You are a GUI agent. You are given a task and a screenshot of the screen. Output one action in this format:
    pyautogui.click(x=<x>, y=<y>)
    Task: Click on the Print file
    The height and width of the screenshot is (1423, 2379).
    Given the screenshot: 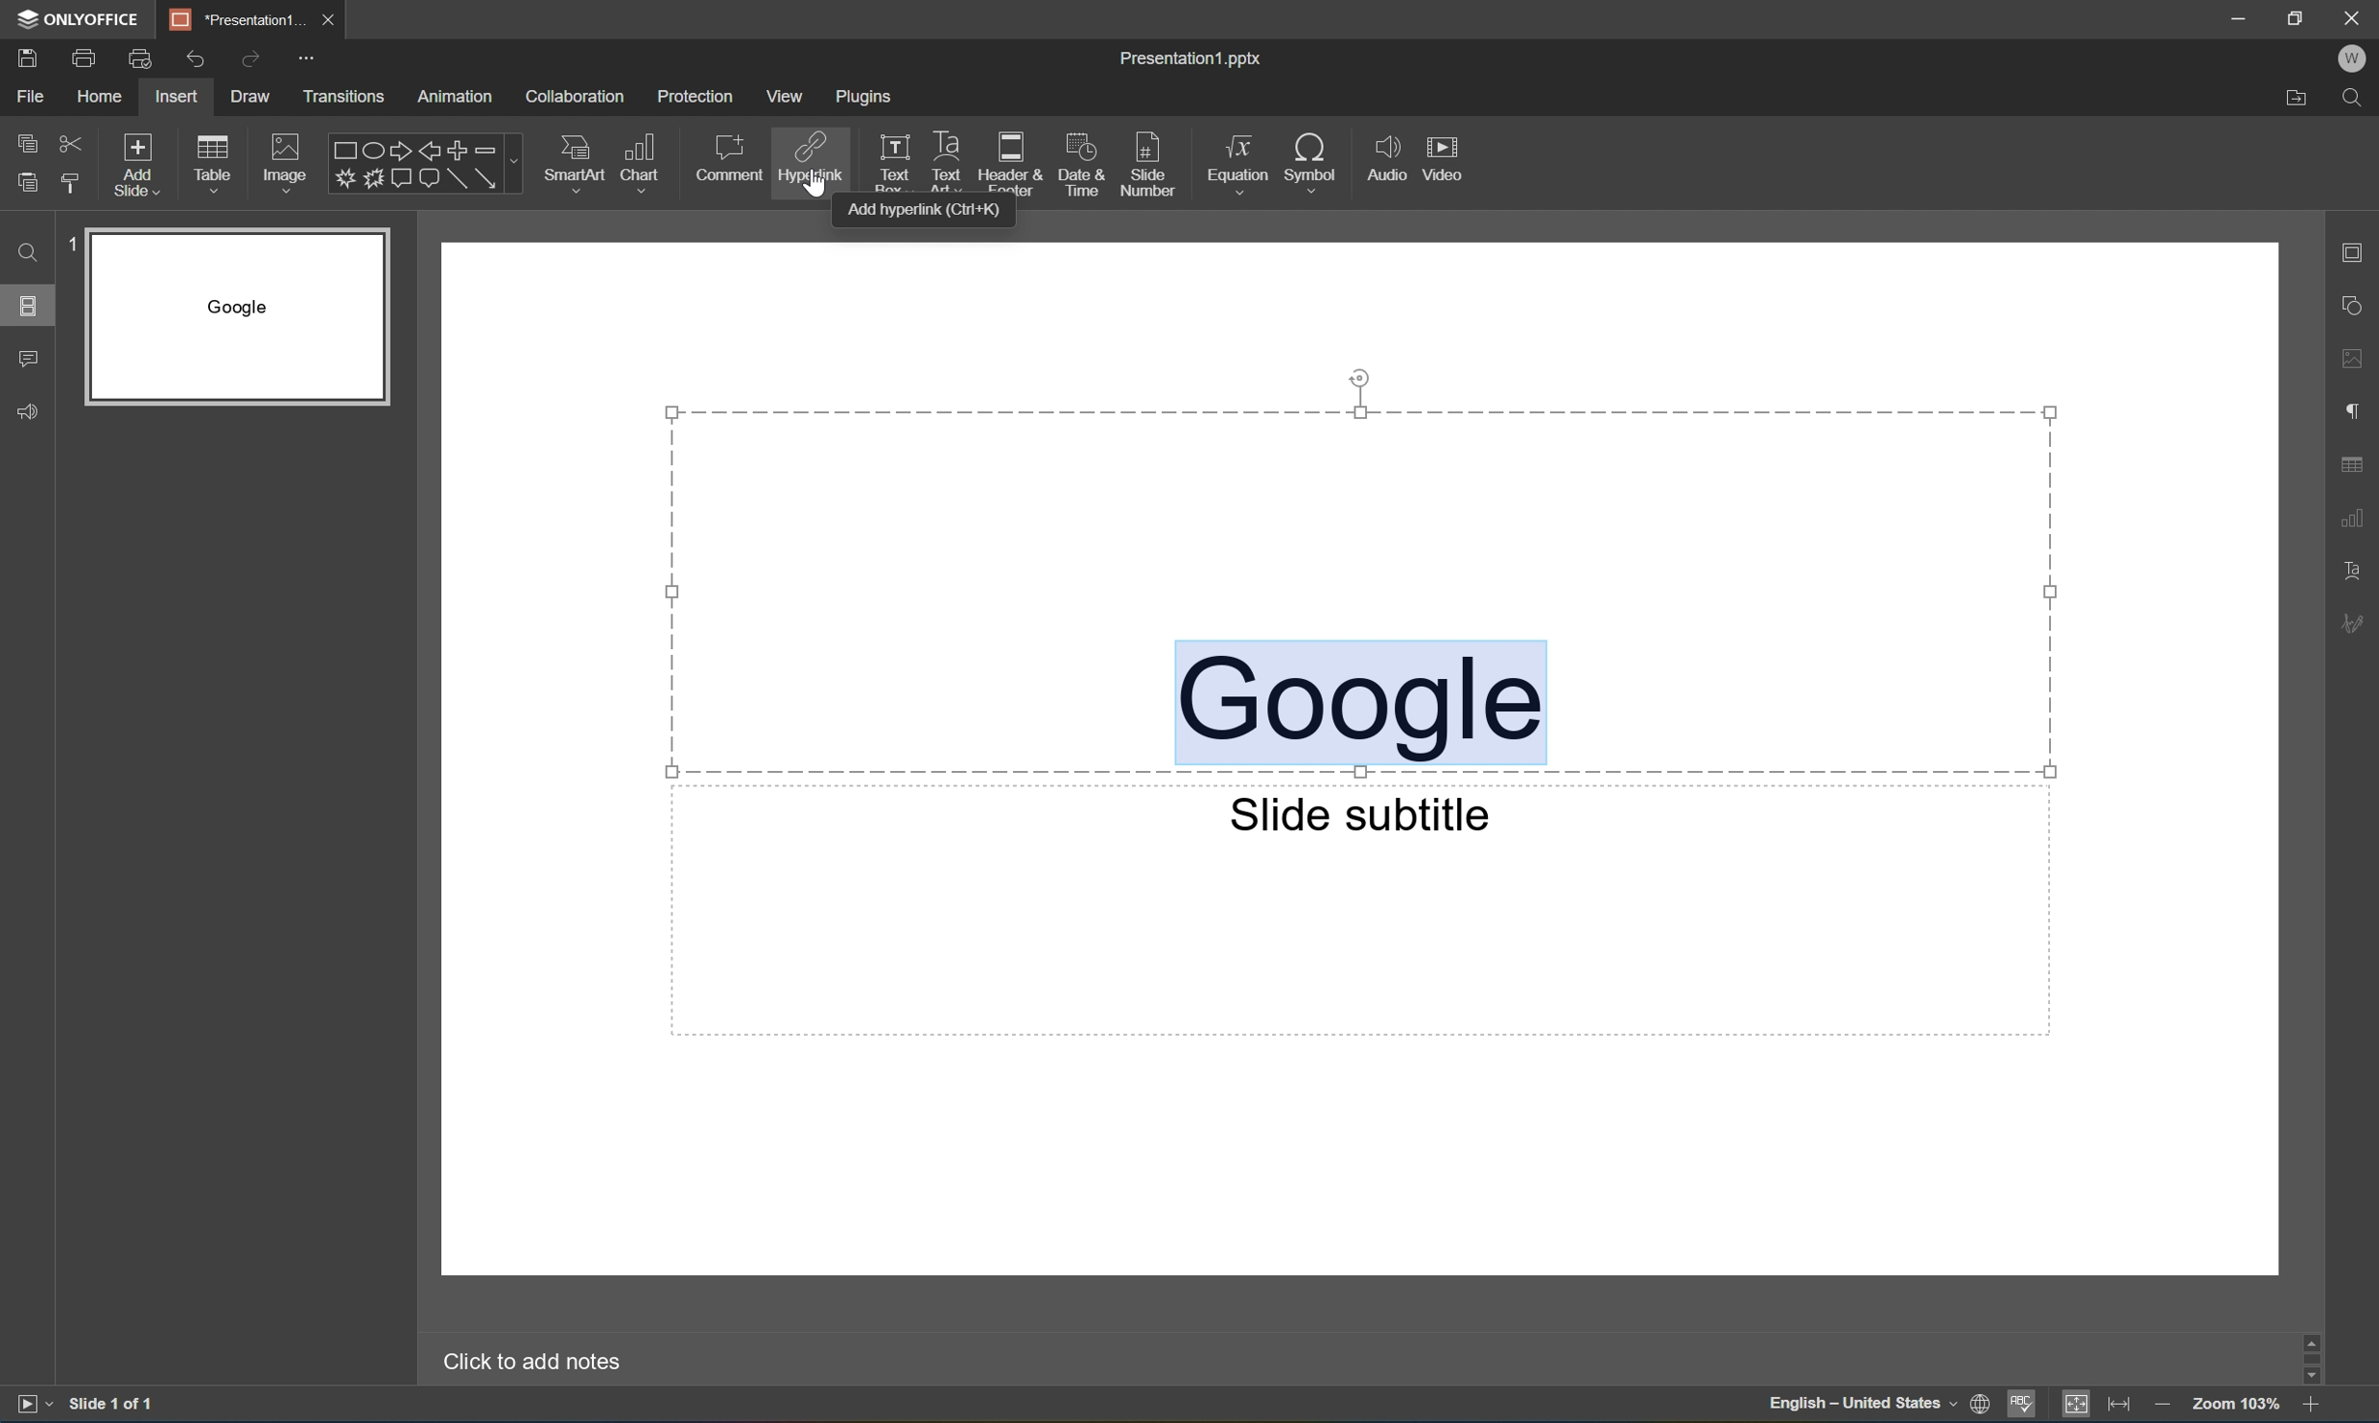 What is the action you would take?
    pyautogui.click(x=84, y=60)
    